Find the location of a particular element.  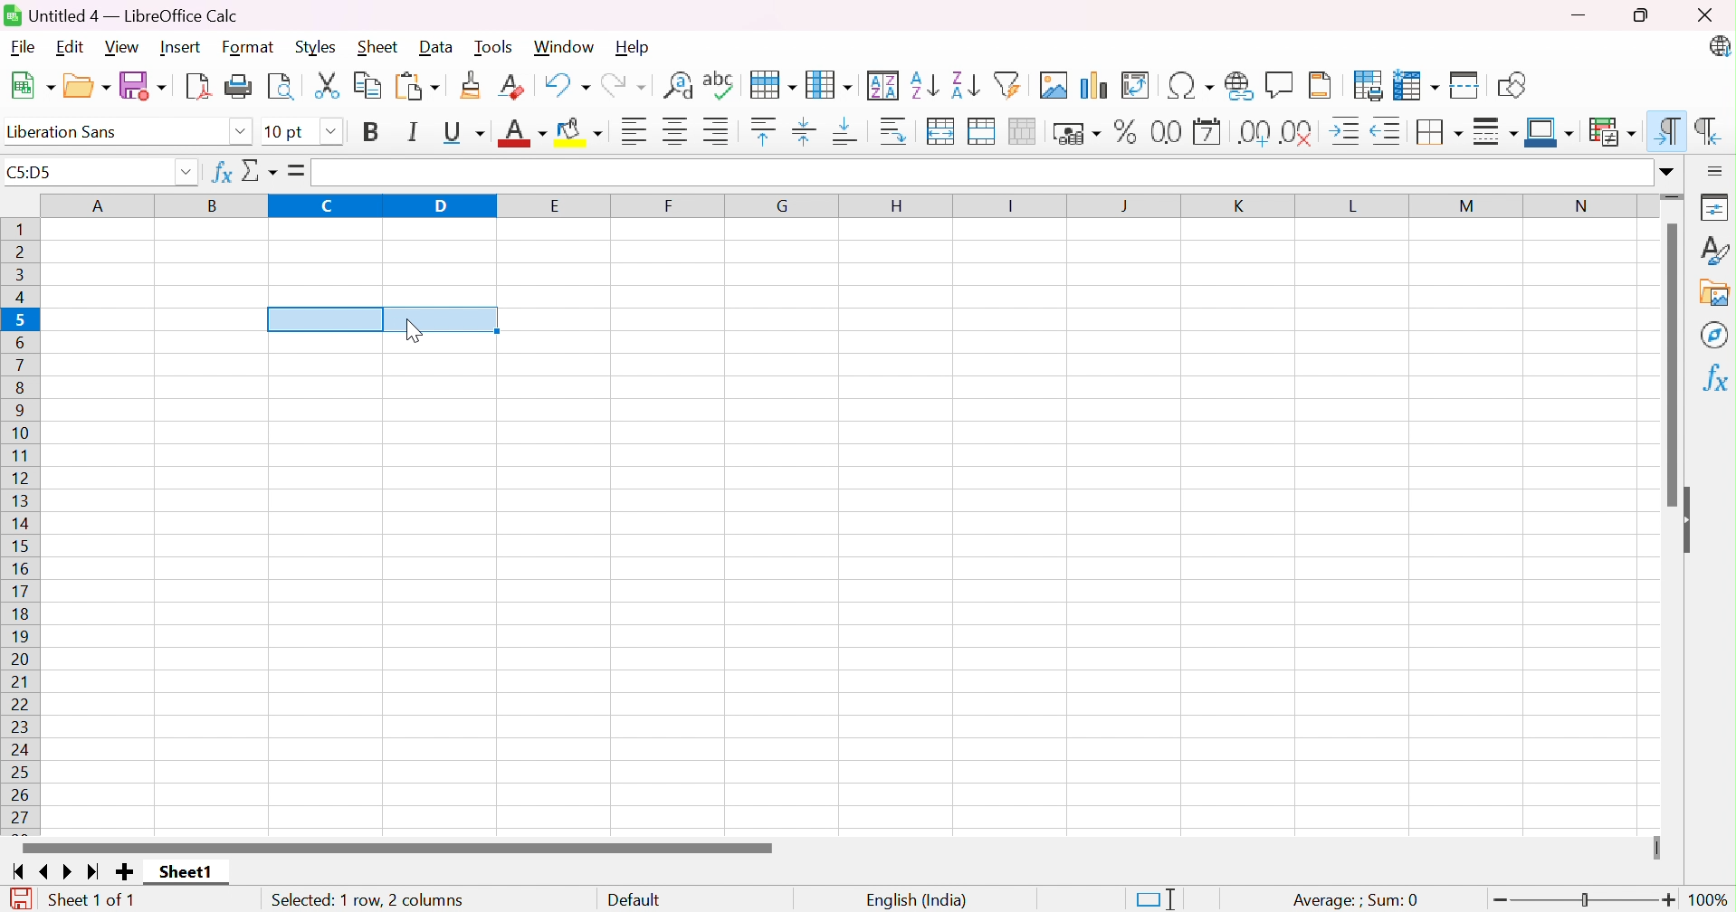

Window is located at coordinates (566, 46).